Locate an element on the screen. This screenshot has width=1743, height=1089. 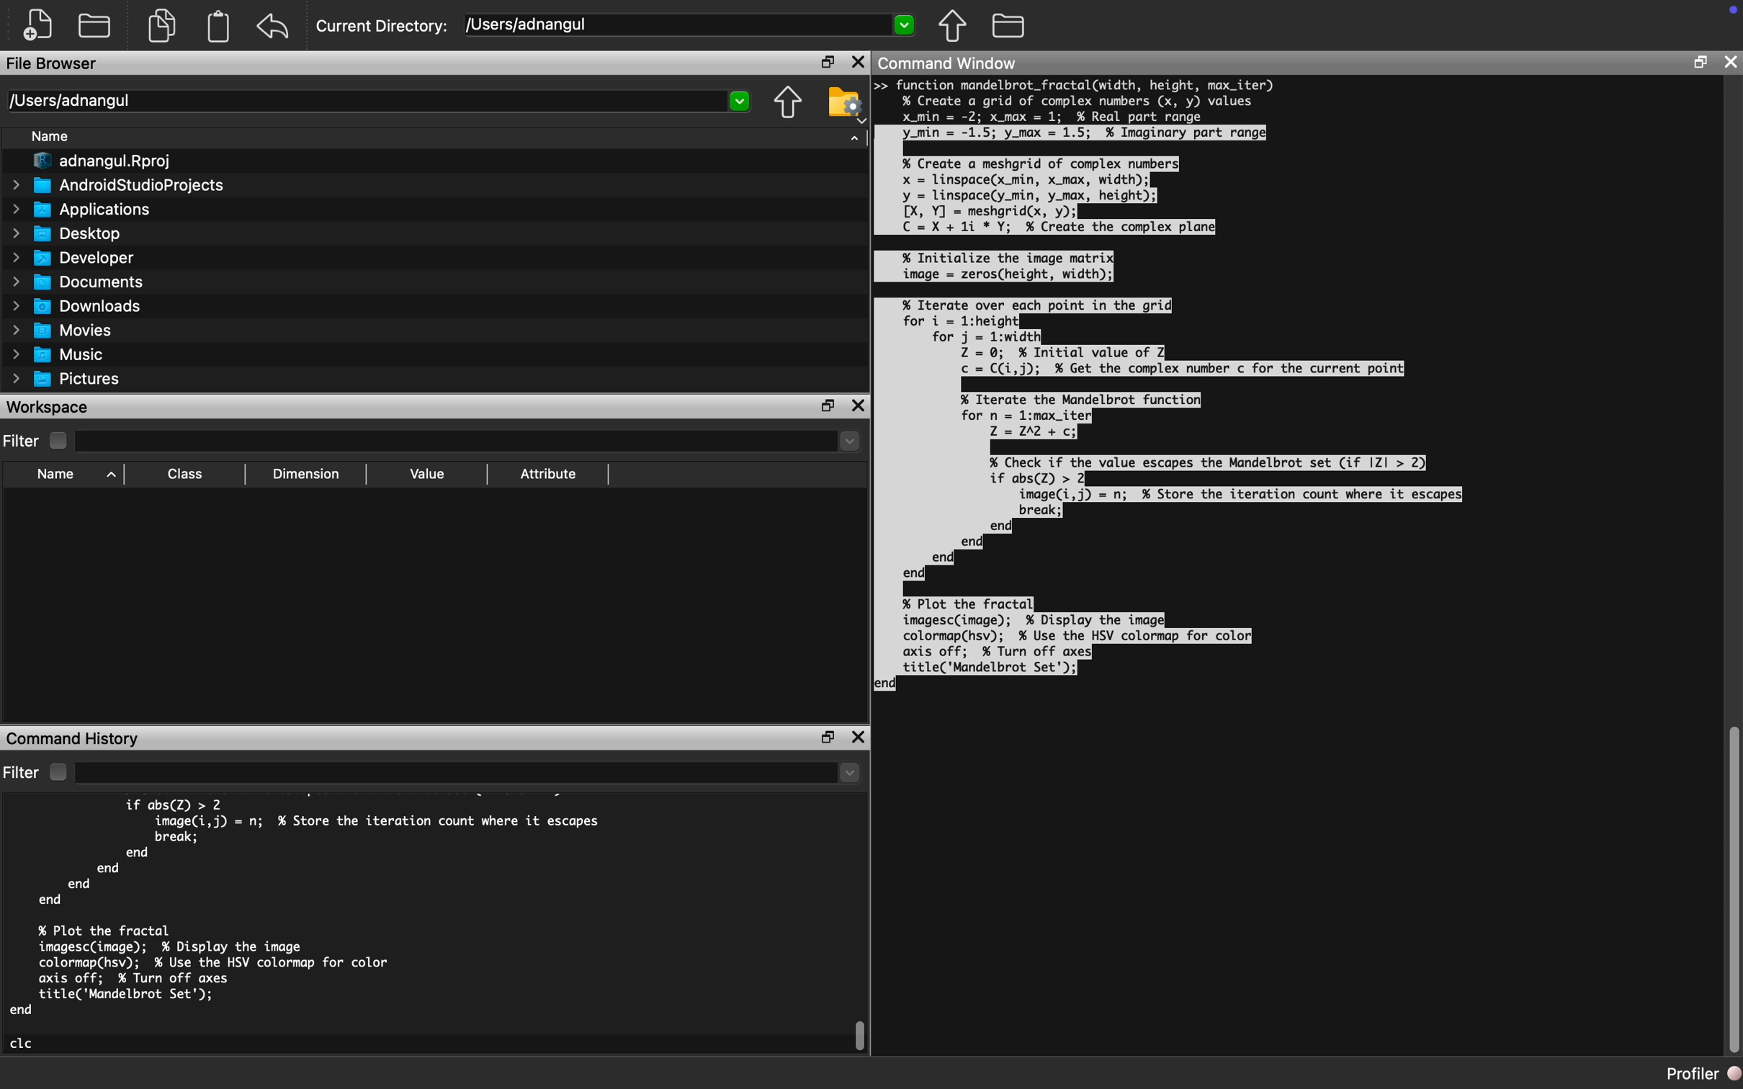
Checkbox is located at coordinates (56, 772).